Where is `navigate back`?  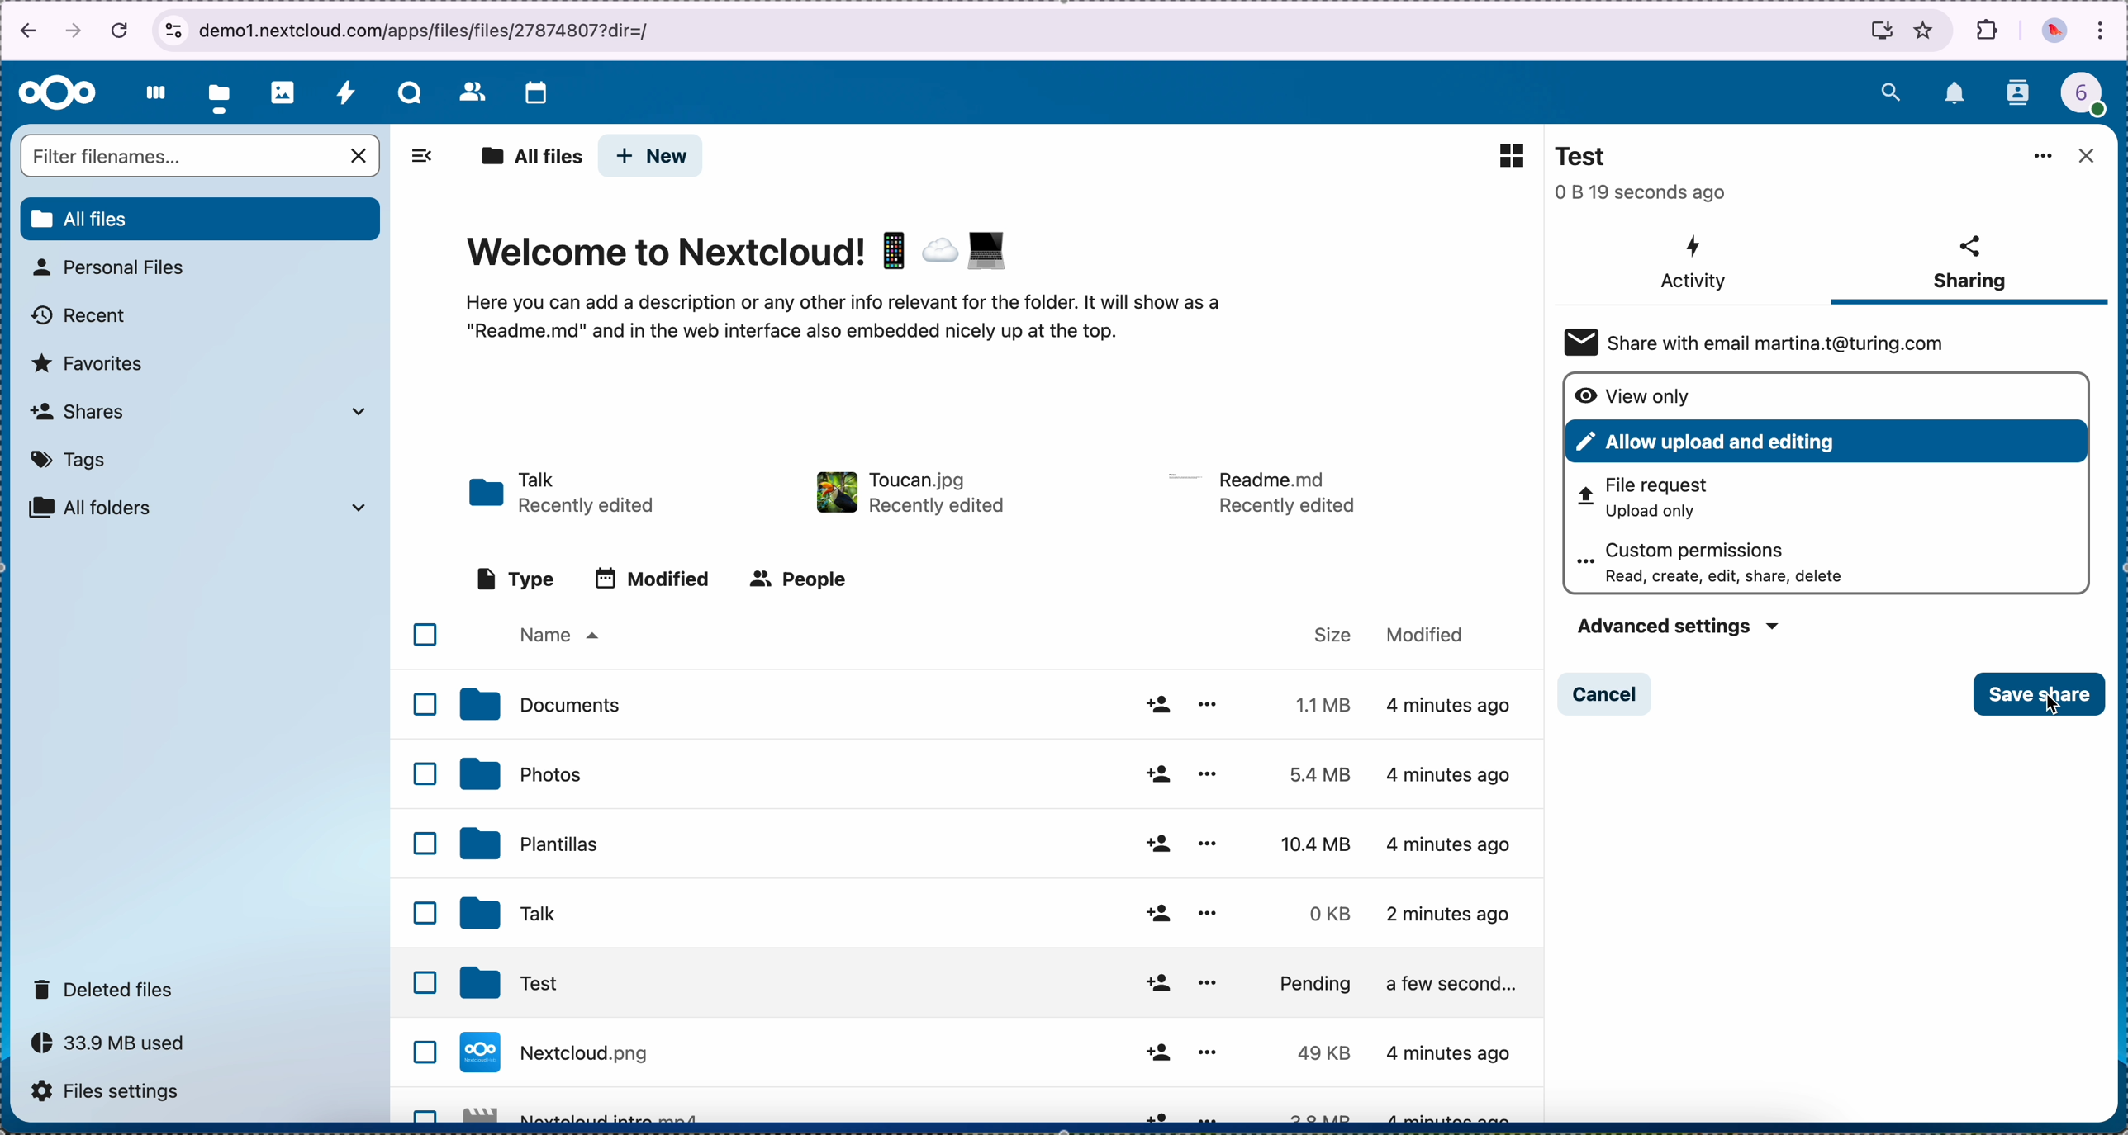 navigate back is located at coordinates (22, 34).